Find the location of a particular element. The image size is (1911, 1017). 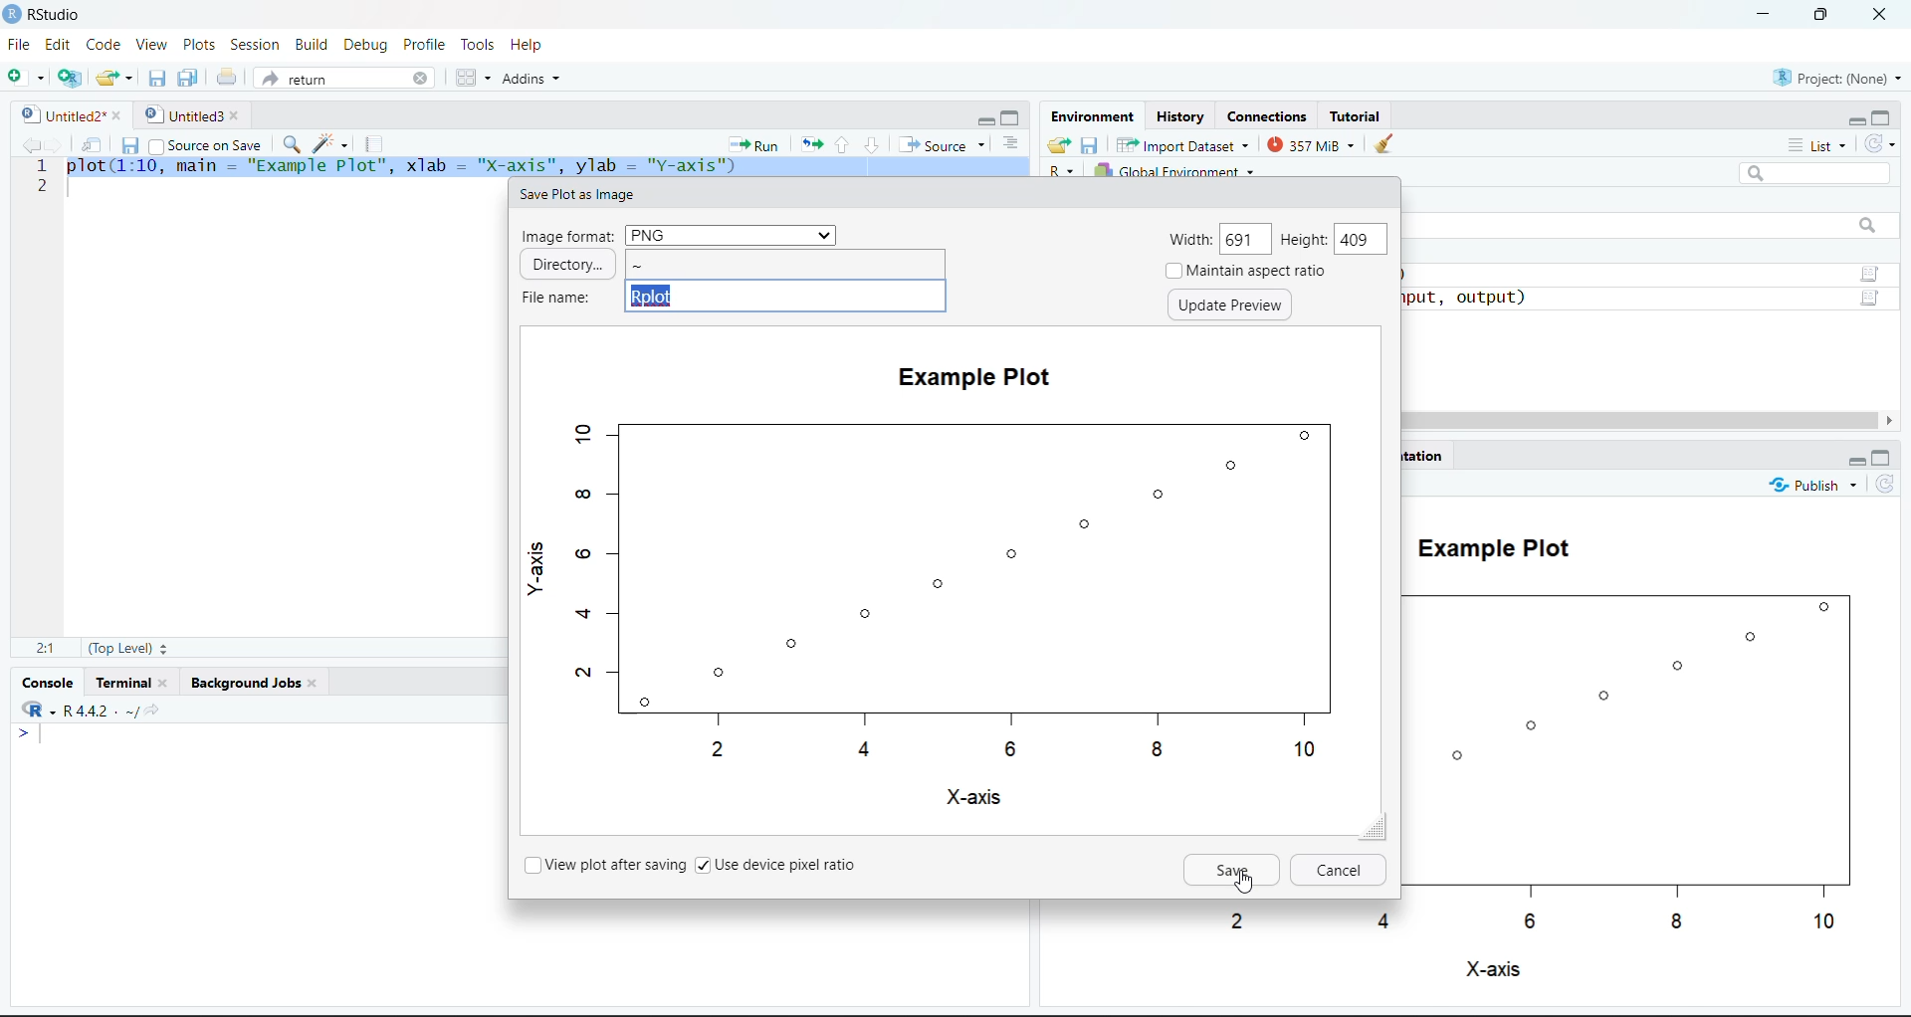

R.4.4.2. ~/ is located at coordinates (94, 710).